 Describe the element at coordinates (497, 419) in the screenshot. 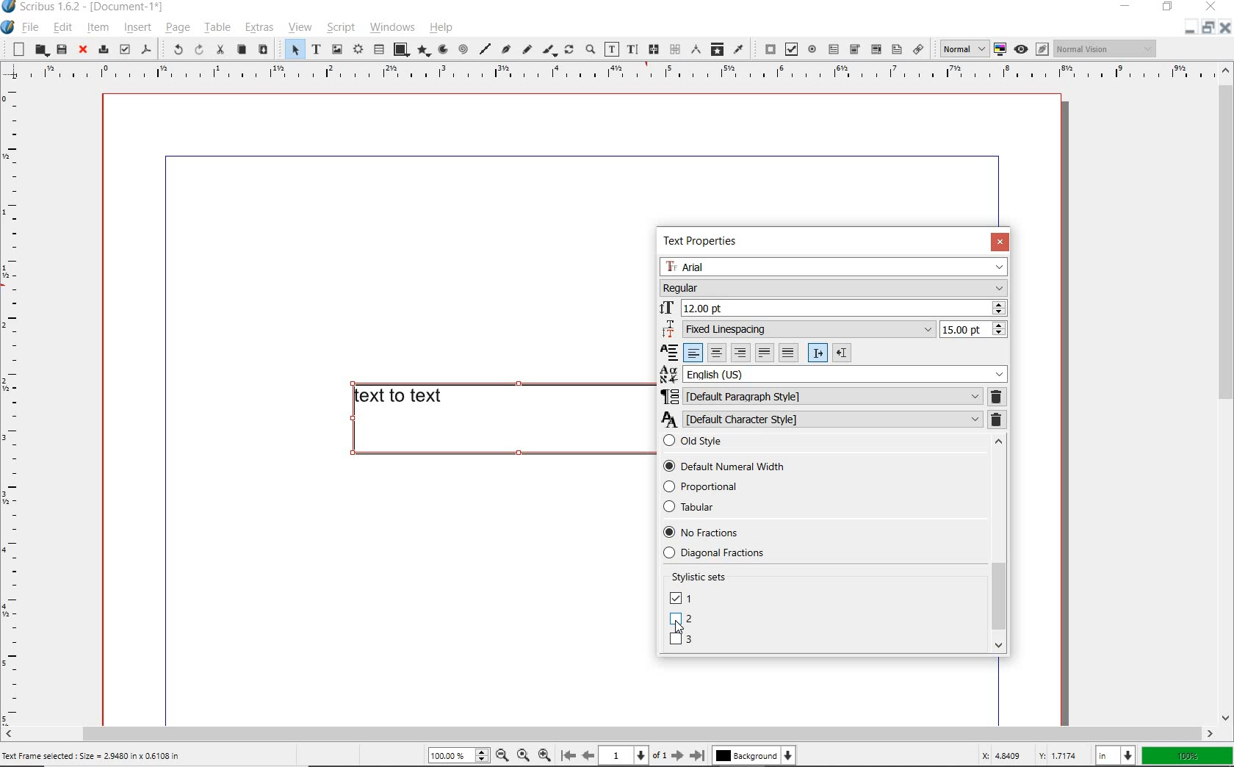

I see `text to text` at that location.